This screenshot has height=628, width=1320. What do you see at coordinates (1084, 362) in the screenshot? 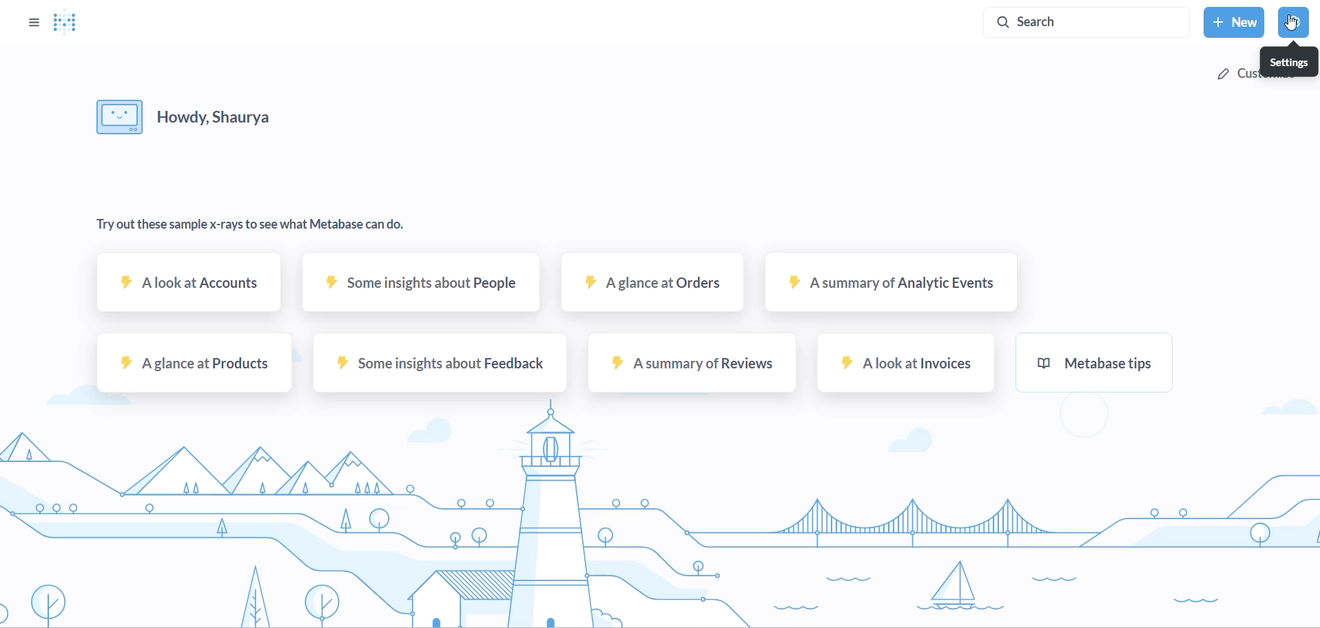
I see `metabase tips sample` at bounding box center [1084, 362].